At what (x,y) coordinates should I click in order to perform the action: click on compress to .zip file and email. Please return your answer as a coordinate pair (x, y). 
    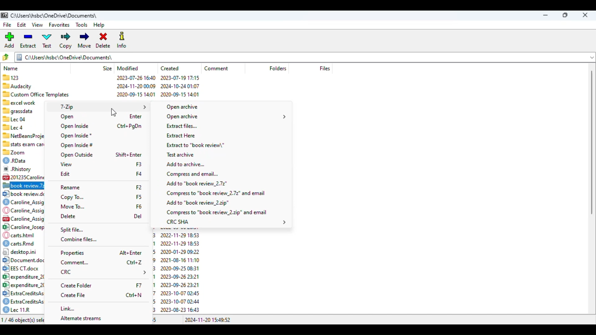
    Looking at the image, I should click on (216, 213).